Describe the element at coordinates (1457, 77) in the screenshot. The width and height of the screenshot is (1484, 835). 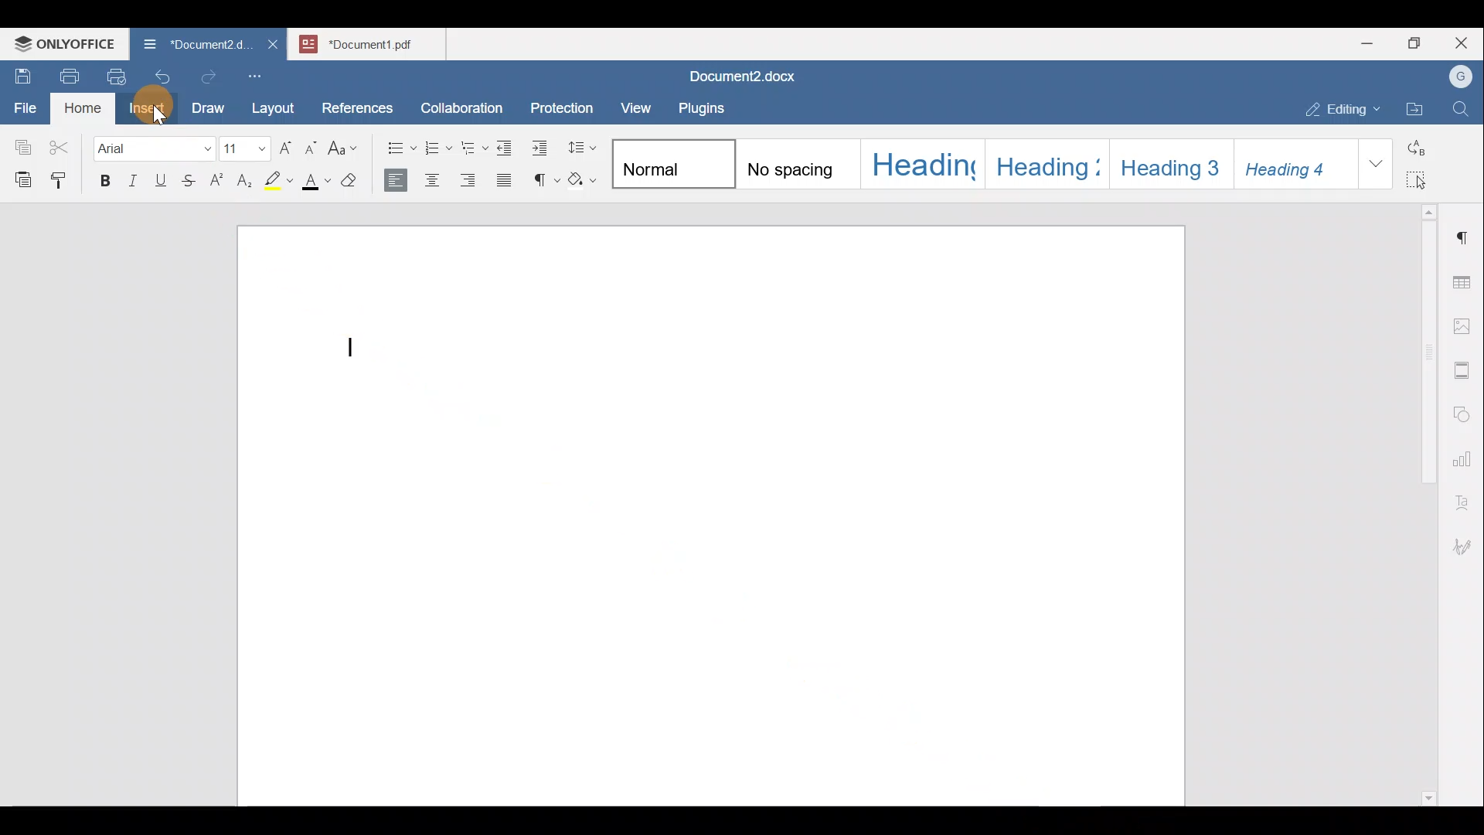
I see `Account name` at that location.